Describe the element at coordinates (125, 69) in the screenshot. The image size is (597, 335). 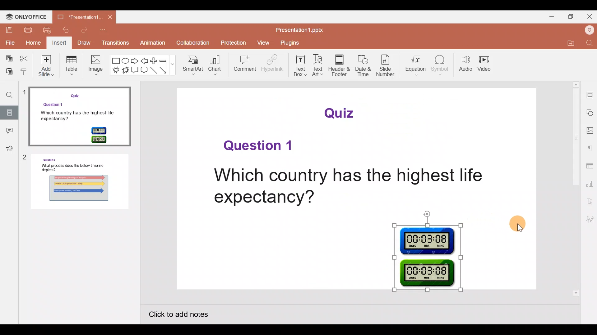
I see `Explosion 2` at that location.